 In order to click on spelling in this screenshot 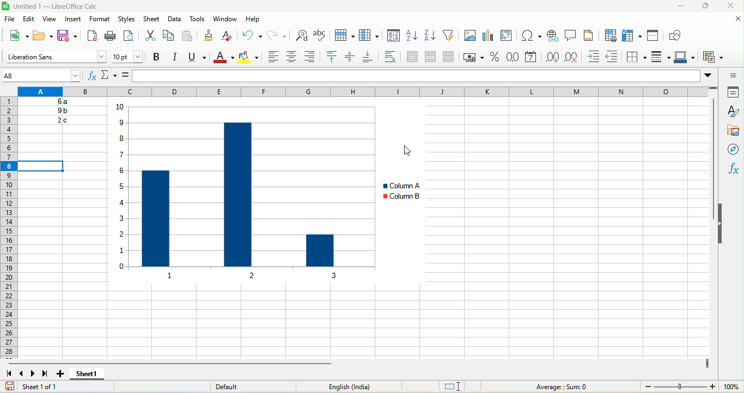, I will do `click(320, 38)`.